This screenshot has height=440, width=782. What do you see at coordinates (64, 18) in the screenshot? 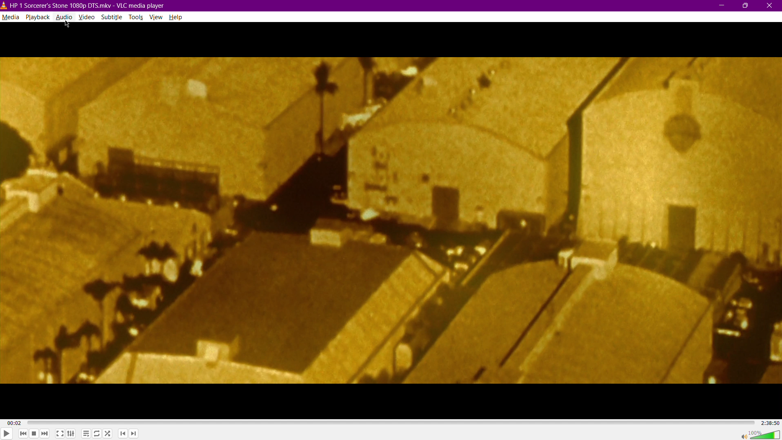
I see `Audio` at bounding box center [64, 18].